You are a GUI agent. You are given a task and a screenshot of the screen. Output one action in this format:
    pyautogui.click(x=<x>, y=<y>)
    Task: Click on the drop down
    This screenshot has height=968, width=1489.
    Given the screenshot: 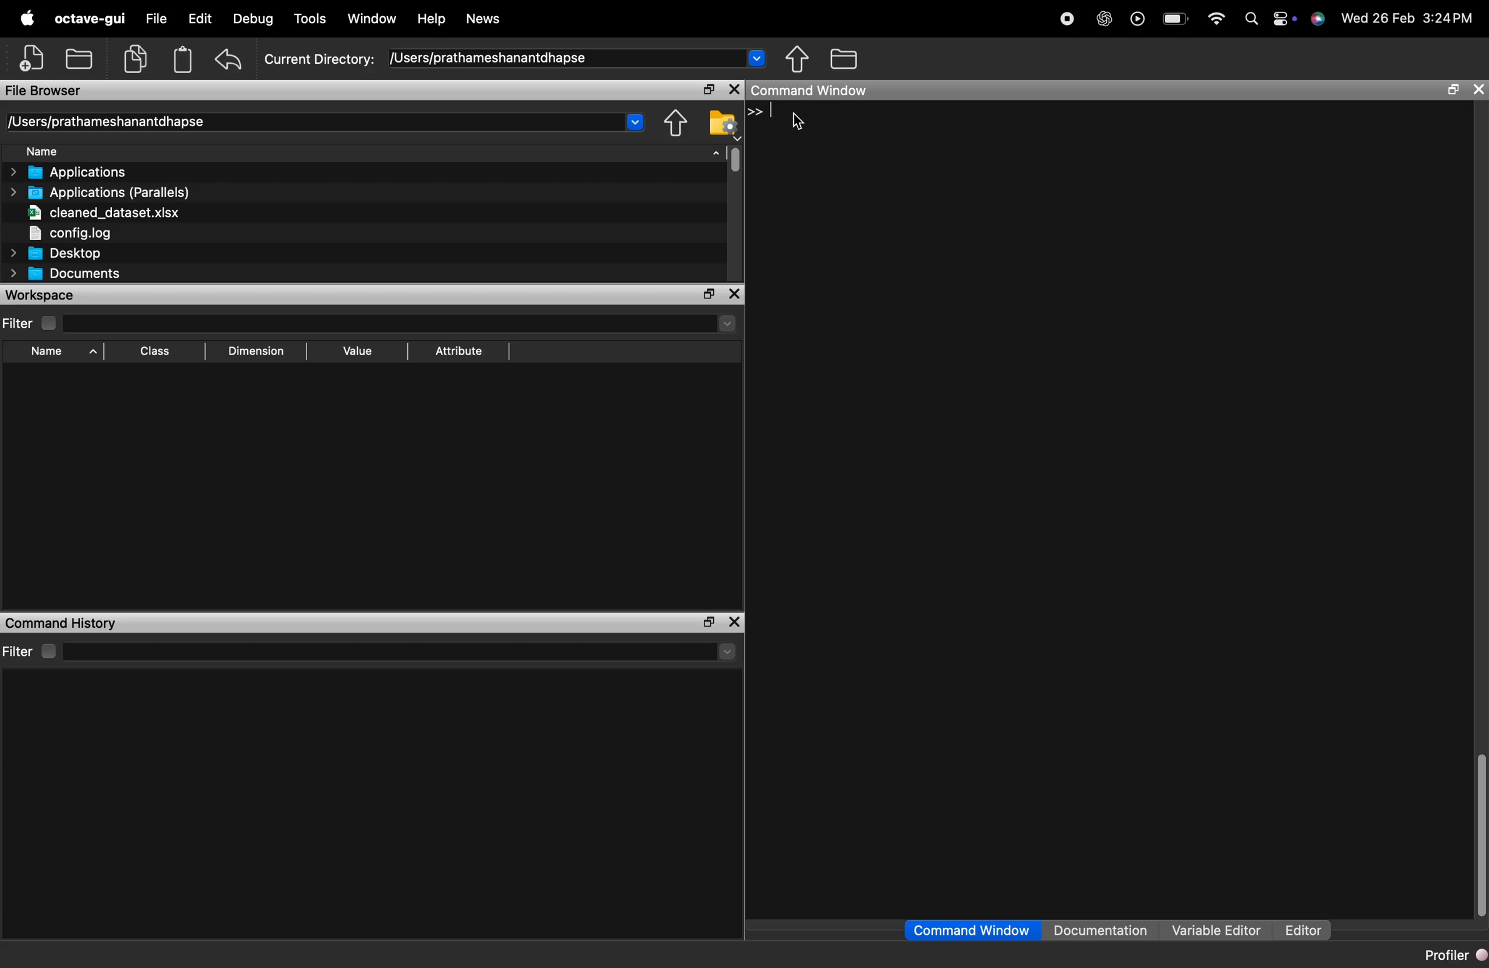 What is the action you would take?
    pyautogui.click(x=726, y=652)
    